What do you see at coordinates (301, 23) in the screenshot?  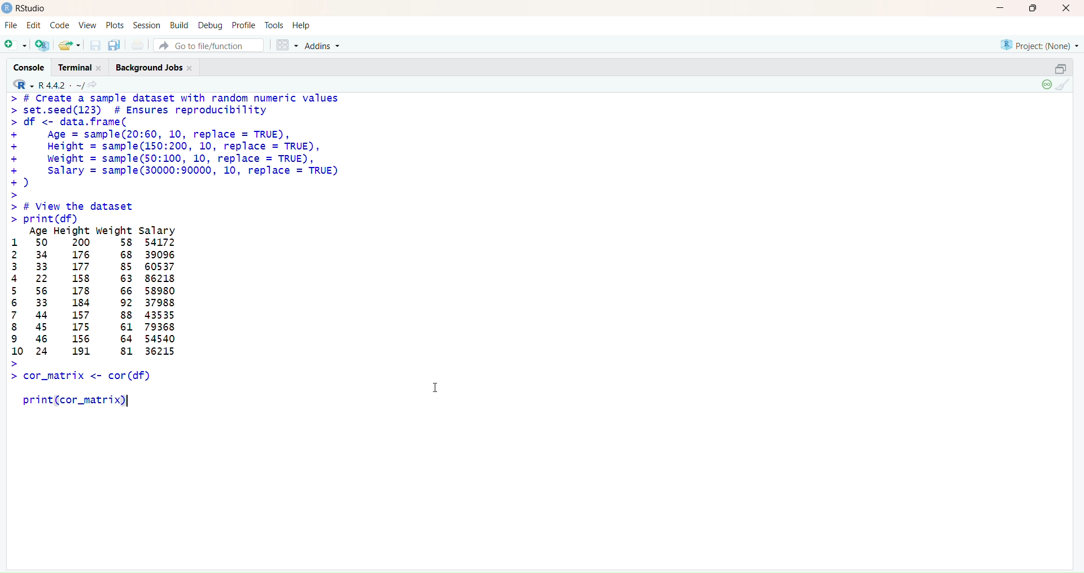 I see `Help` at bounding box center [301, 23].